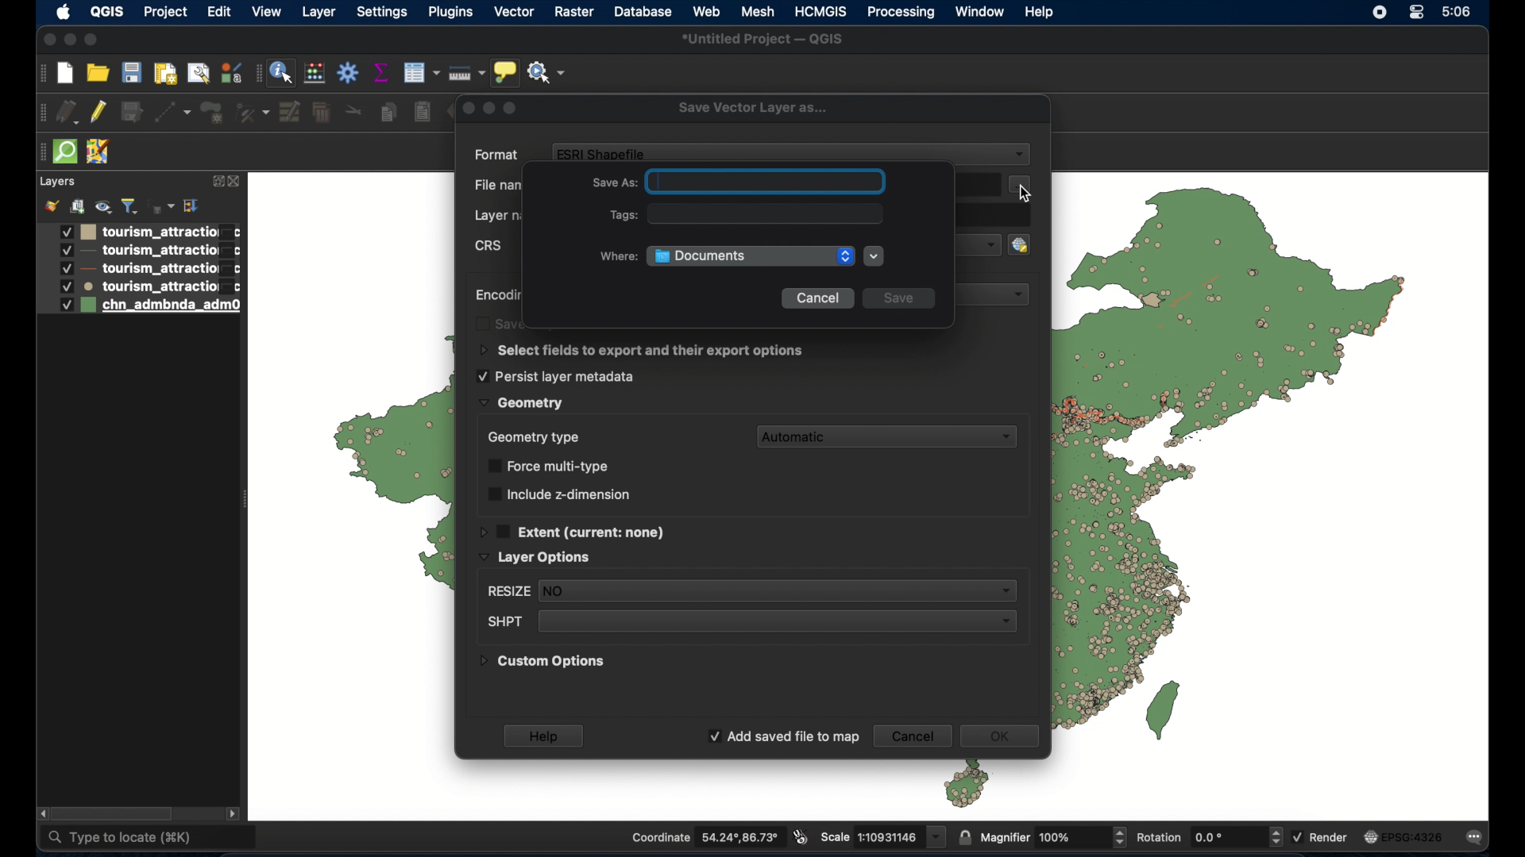  I want to click on toolbox, so click(349, 74).